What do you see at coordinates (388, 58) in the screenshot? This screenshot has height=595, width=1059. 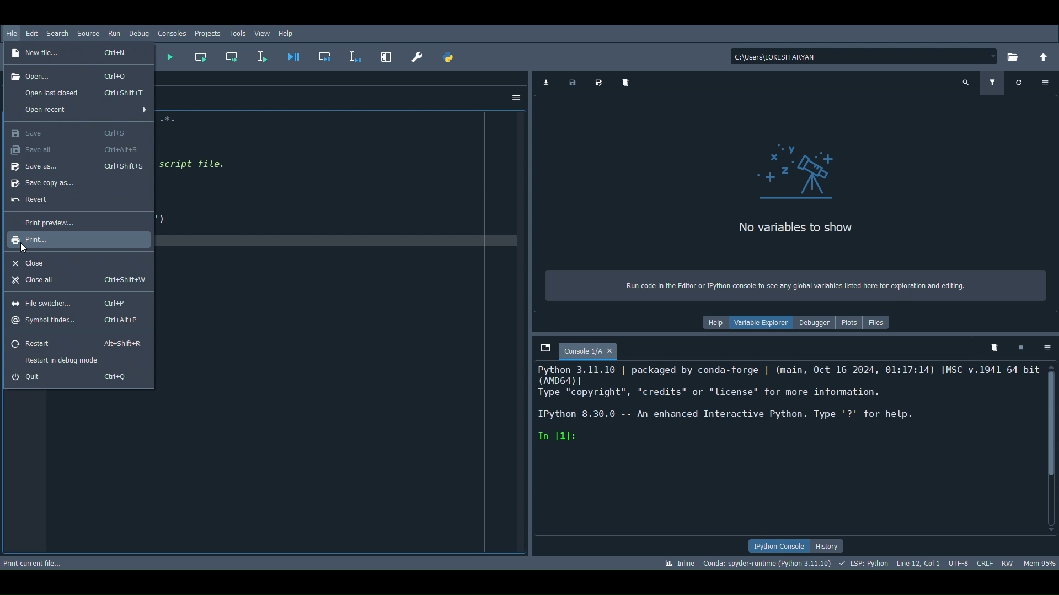 I see `Maximize current pane (Ctrl + Alt + Shift + M)` at bounding box center [388, 58].